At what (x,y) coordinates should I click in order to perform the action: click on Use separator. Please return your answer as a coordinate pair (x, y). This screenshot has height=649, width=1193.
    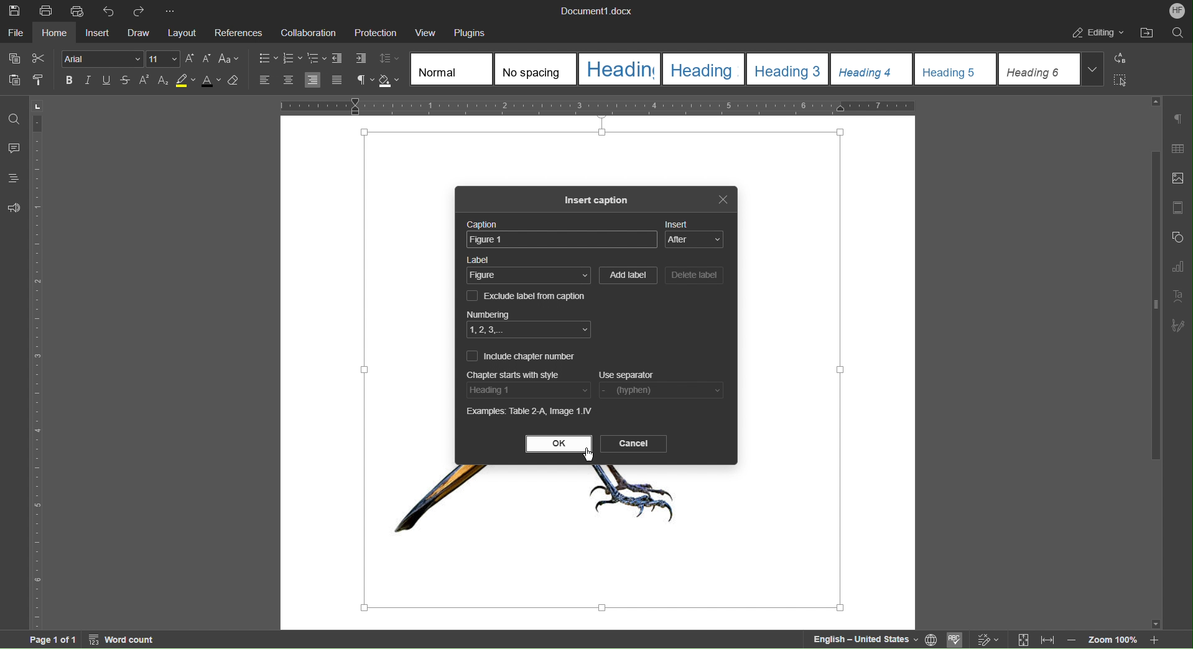
    Looking at the image, I should click on (626, 376).